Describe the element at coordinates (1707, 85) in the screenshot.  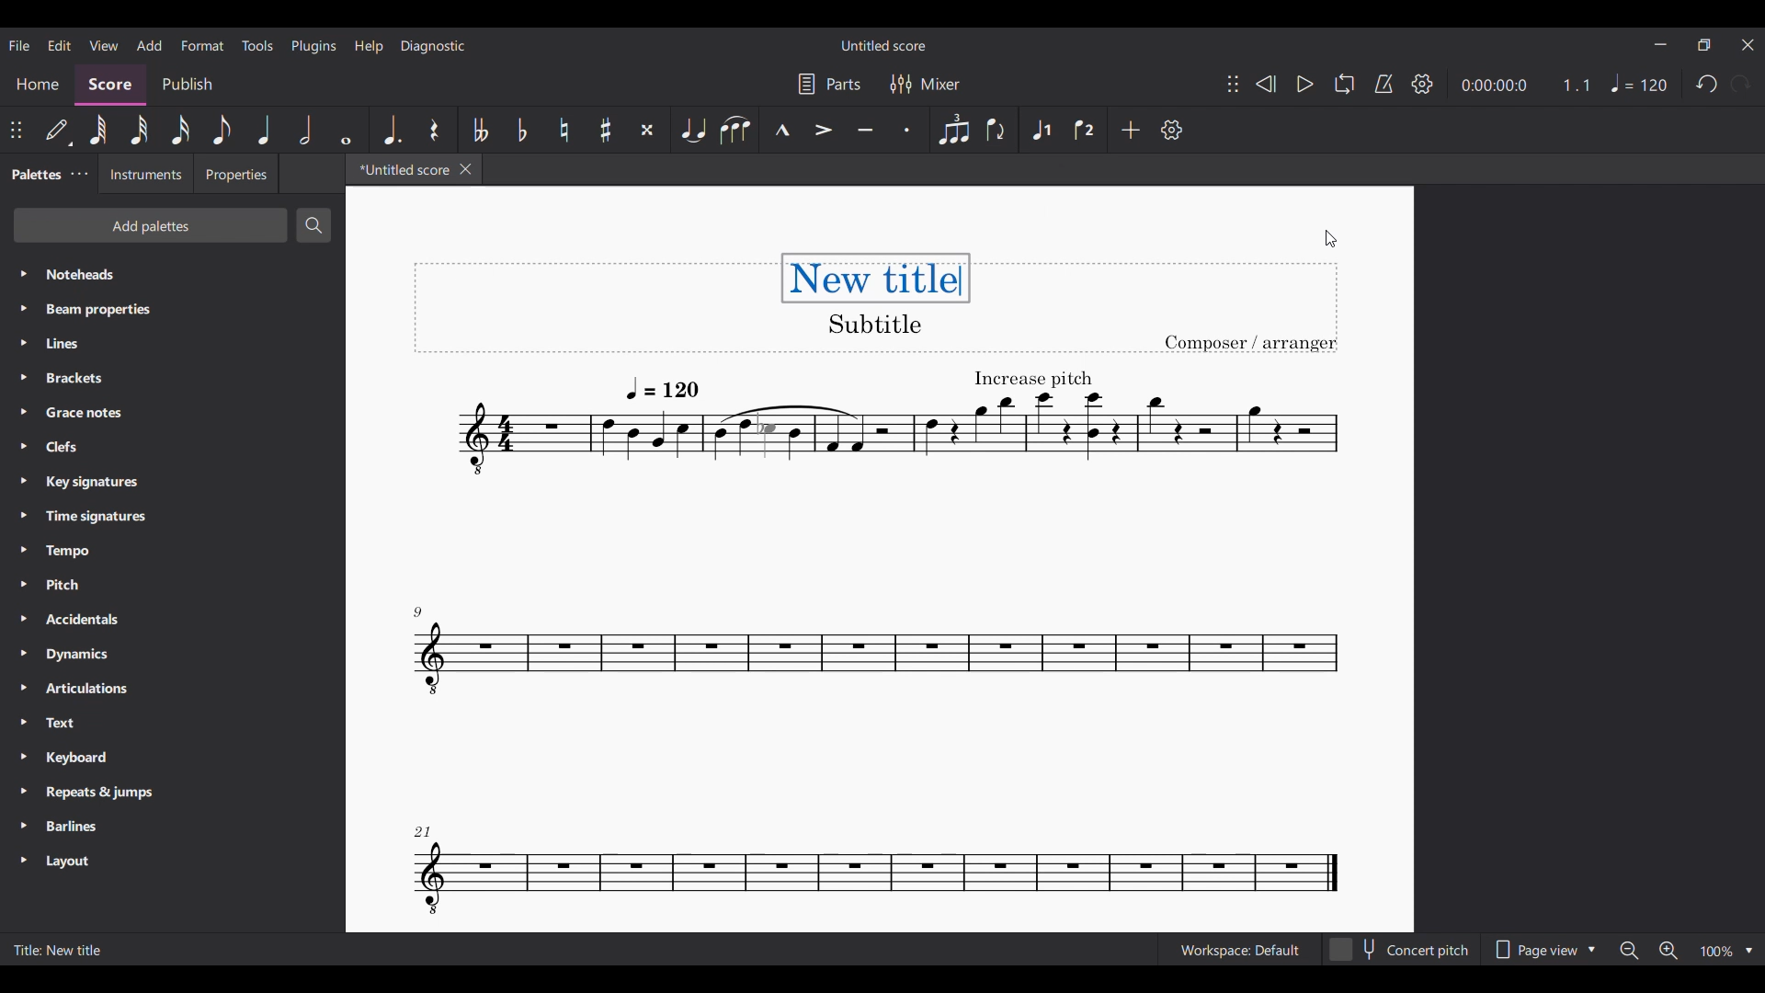
I see `Undo` at that location.